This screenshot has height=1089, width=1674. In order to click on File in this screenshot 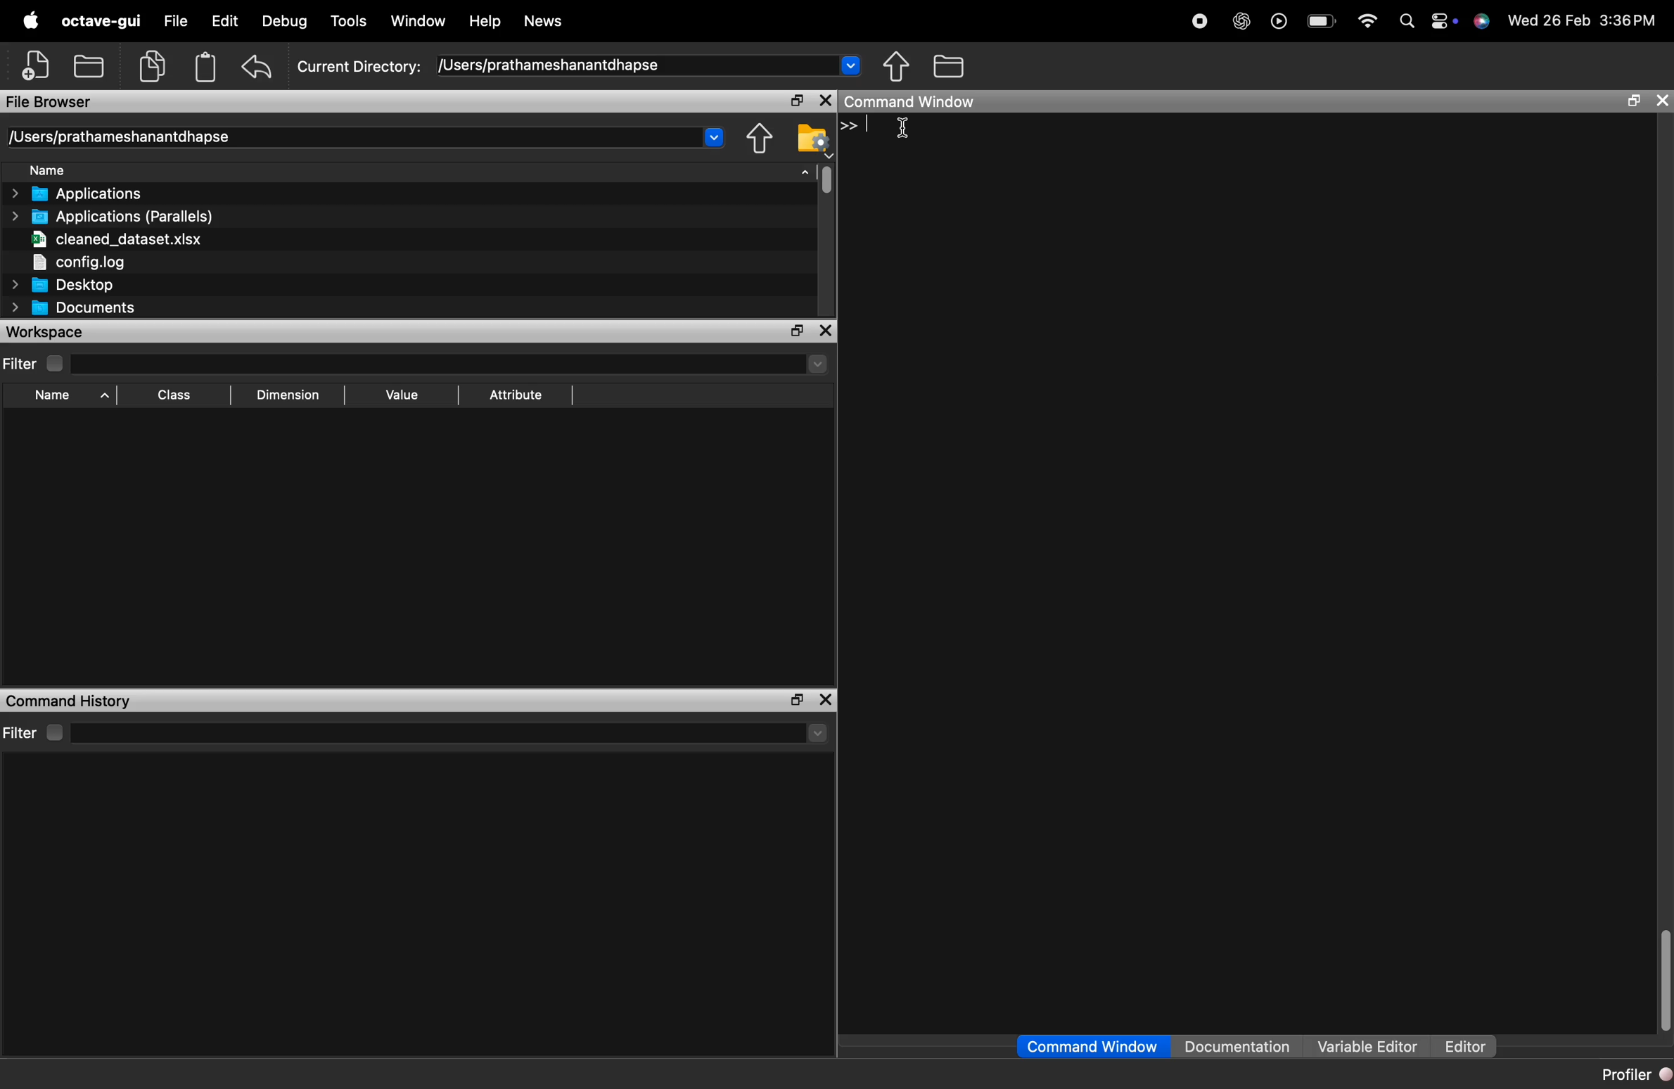, I will do `click(176, 21)`.